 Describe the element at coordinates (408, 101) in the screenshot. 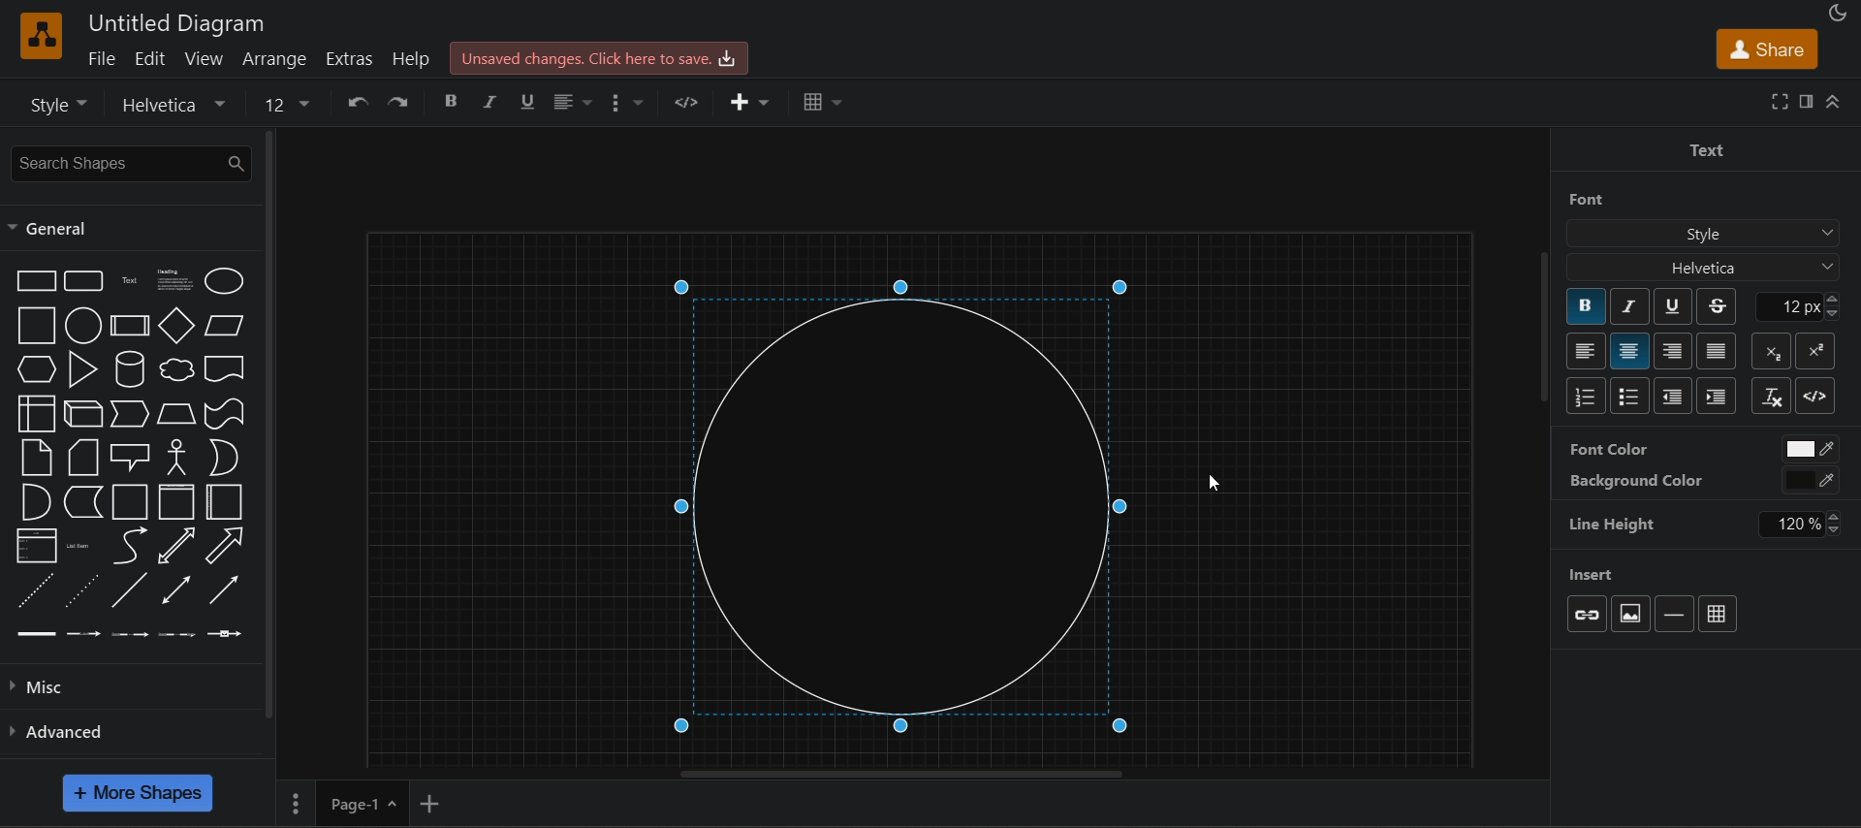

I see `redo` at that location.